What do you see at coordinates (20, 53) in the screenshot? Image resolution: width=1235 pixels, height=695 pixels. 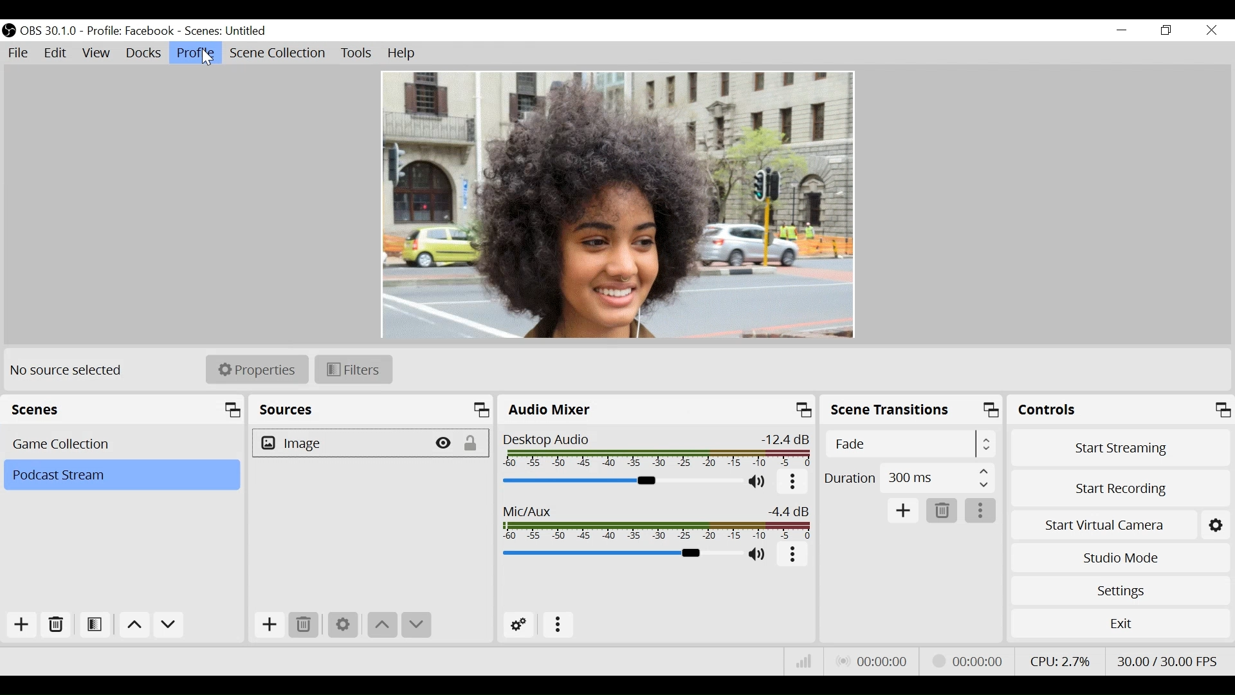 I see `File` at bounding box center [20, 53].